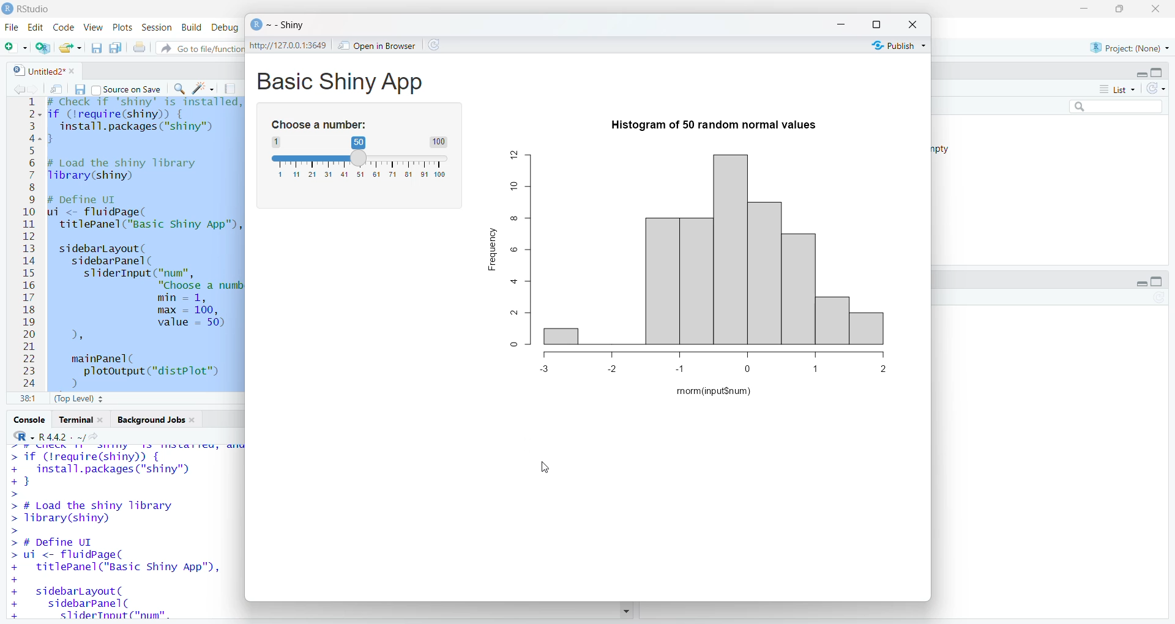  What do you see at coordinates (256, 24) in the screenshot?
I see `logo` at bounding box center [256, 24].